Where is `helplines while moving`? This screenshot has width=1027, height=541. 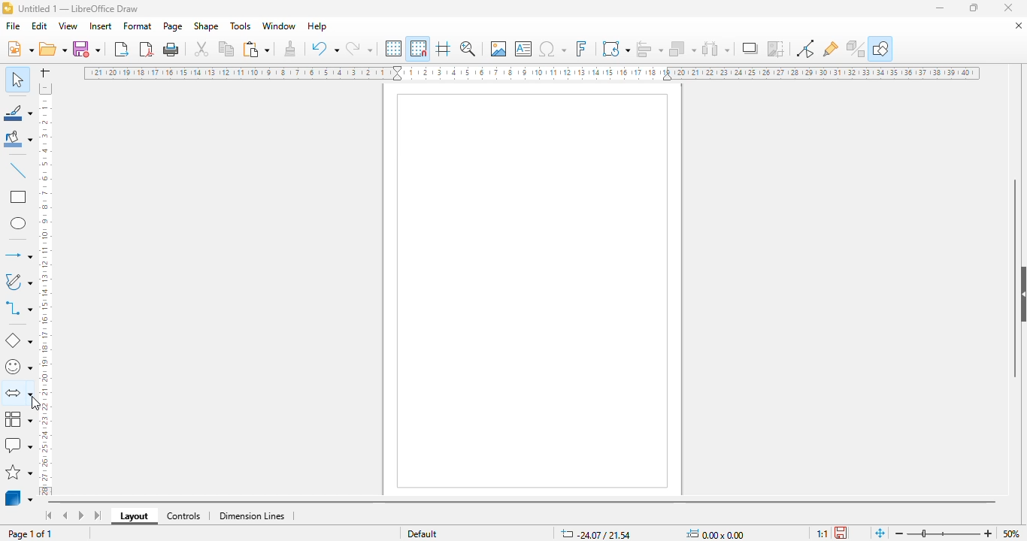 helplines while moving is located at coordinates (444, 48).